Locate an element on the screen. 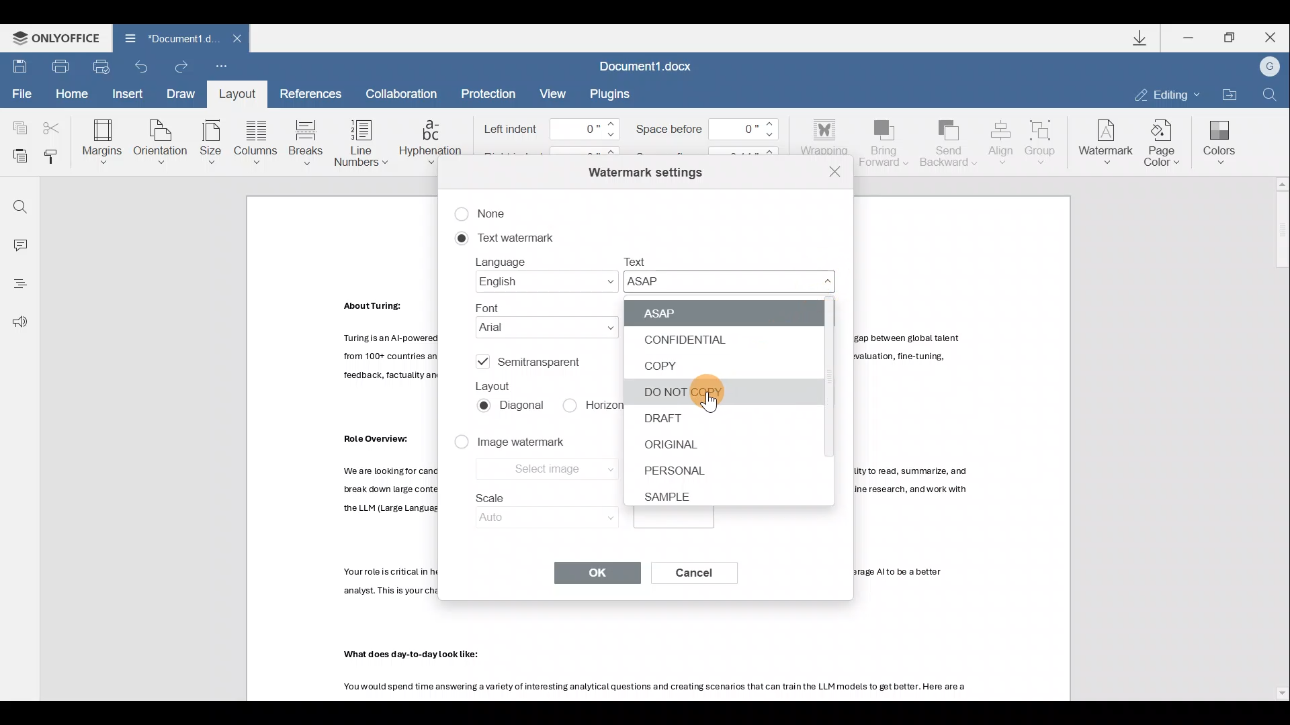  Close is located at coordinates (835, 171).